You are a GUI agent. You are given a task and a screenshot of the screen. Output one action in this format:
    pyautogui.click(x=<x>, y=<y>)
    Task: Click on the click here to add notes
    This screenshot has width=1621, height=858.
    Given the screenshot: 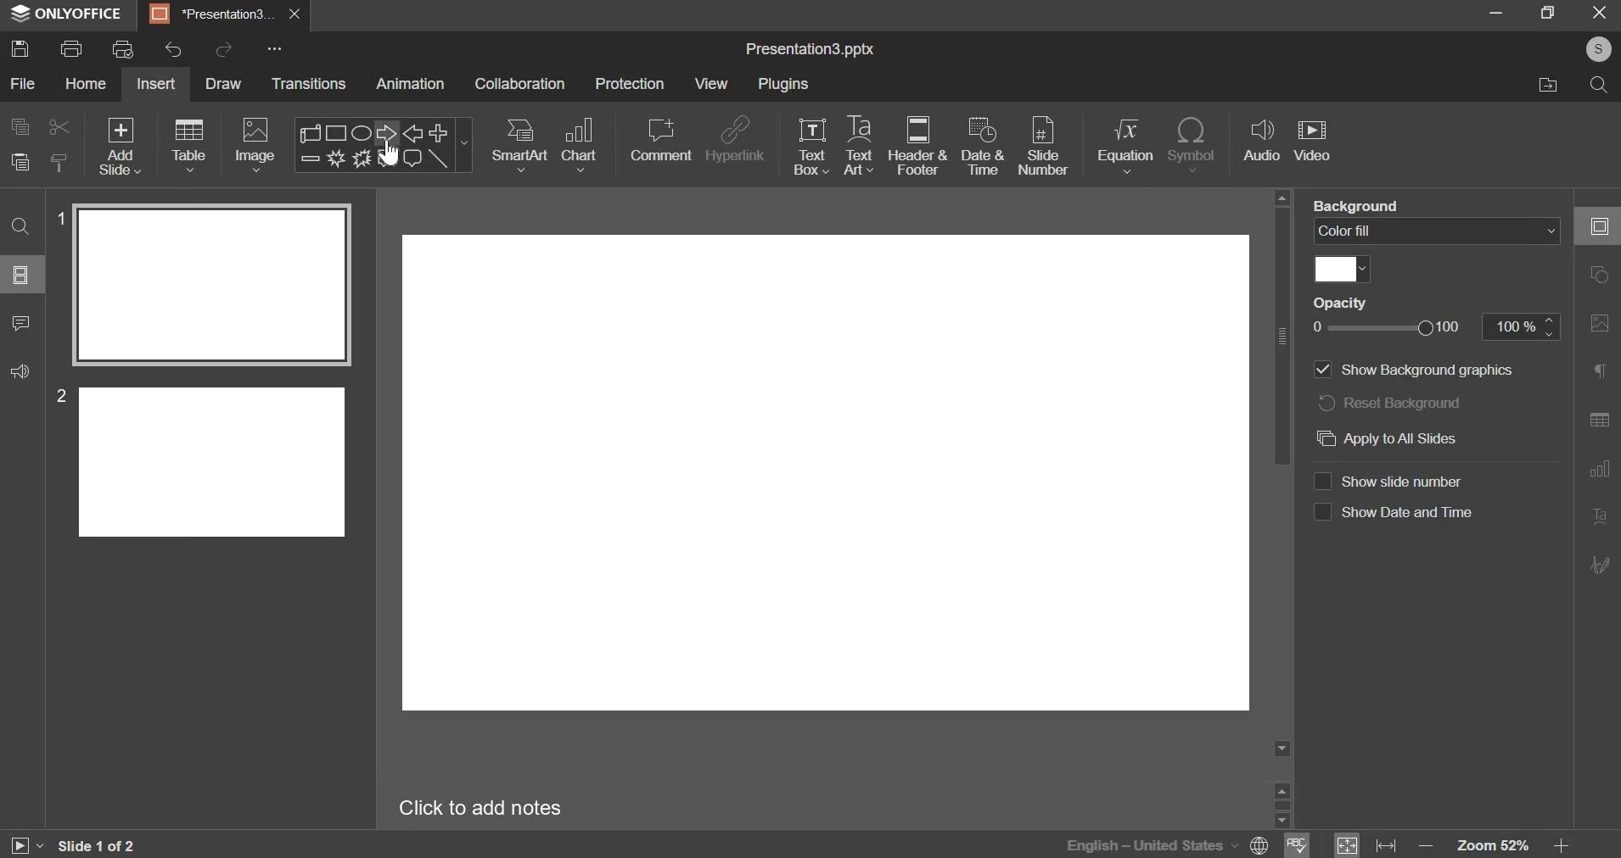 What is the action you would take?
    pyautogui.click(x=480, y=809)
    